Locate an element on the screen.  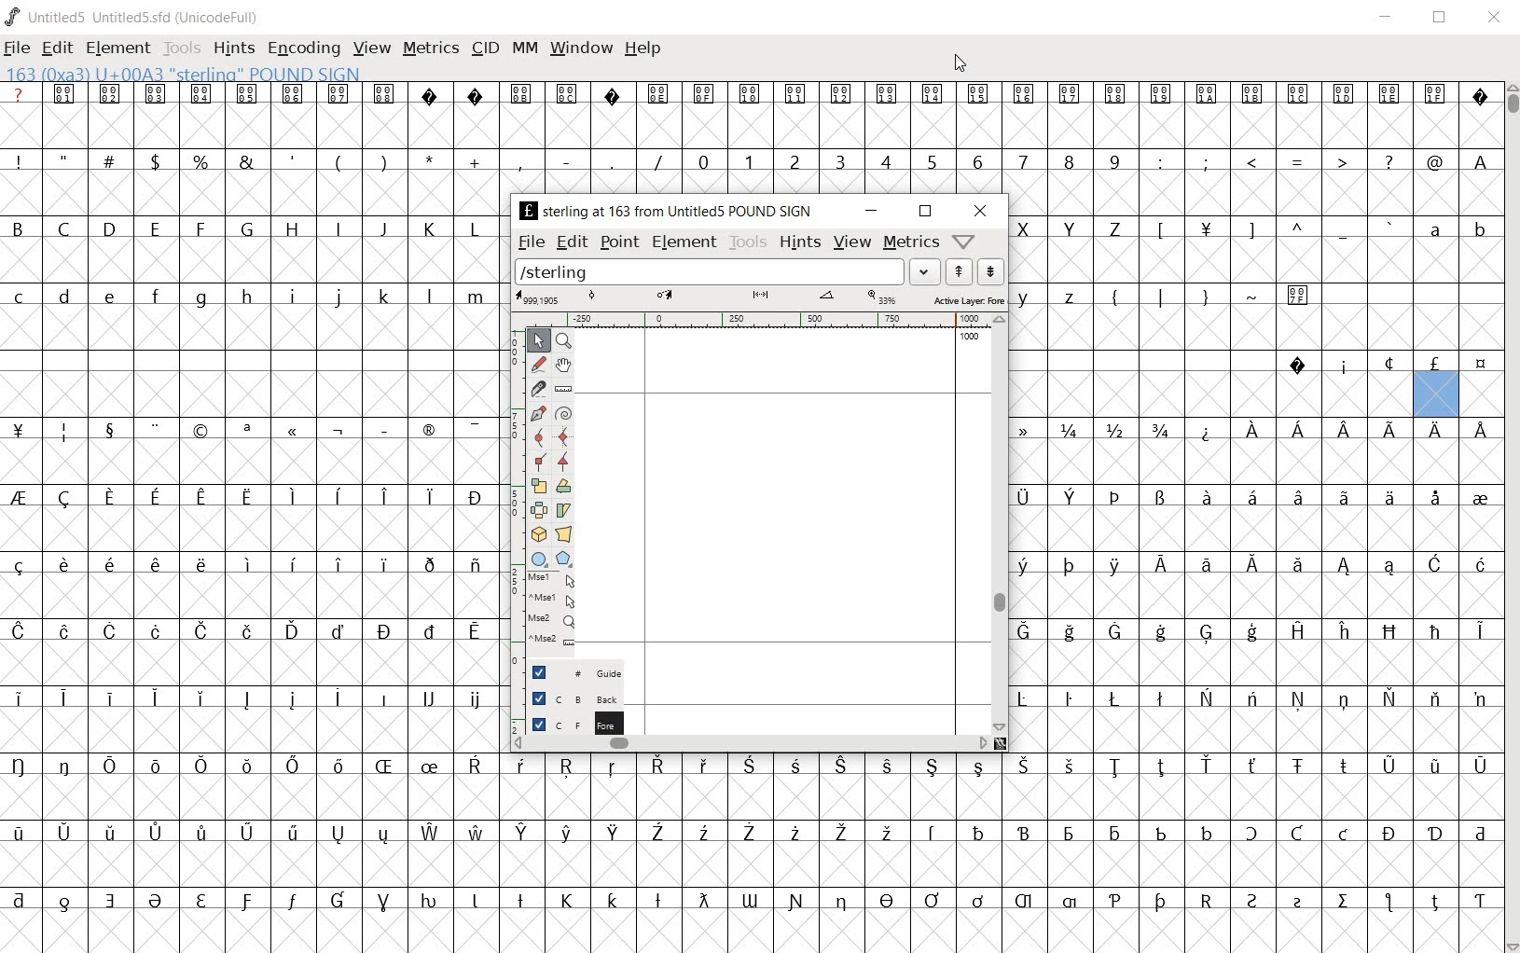
Symbol is located at coordinates (751, 900).